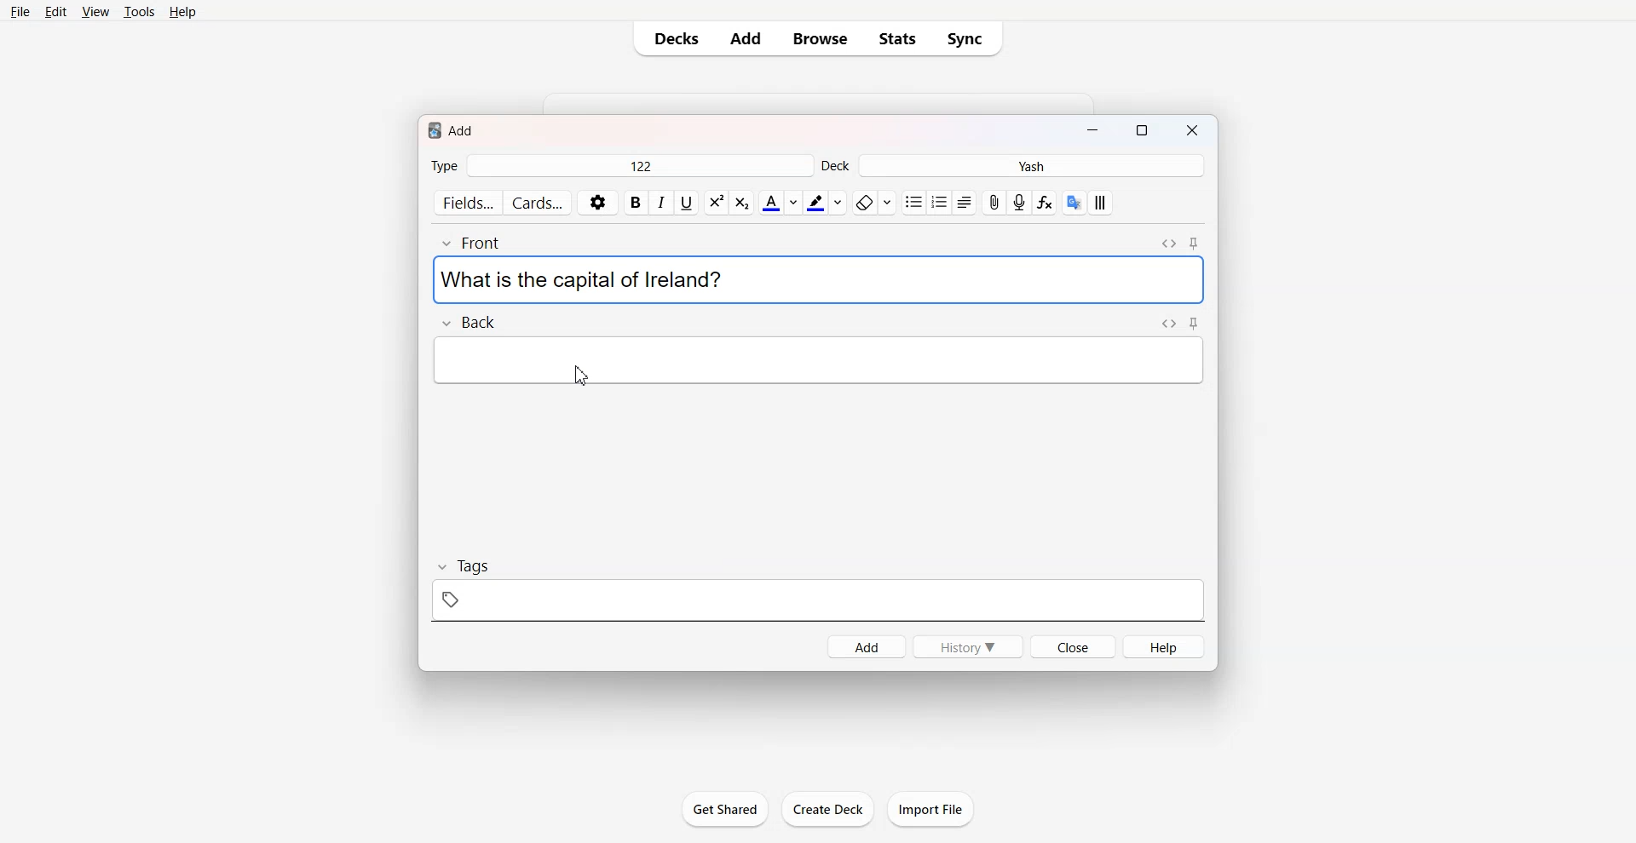 The height and width of the screenshot is (843, 1636). I want to click on Bold, so click(636, 203).